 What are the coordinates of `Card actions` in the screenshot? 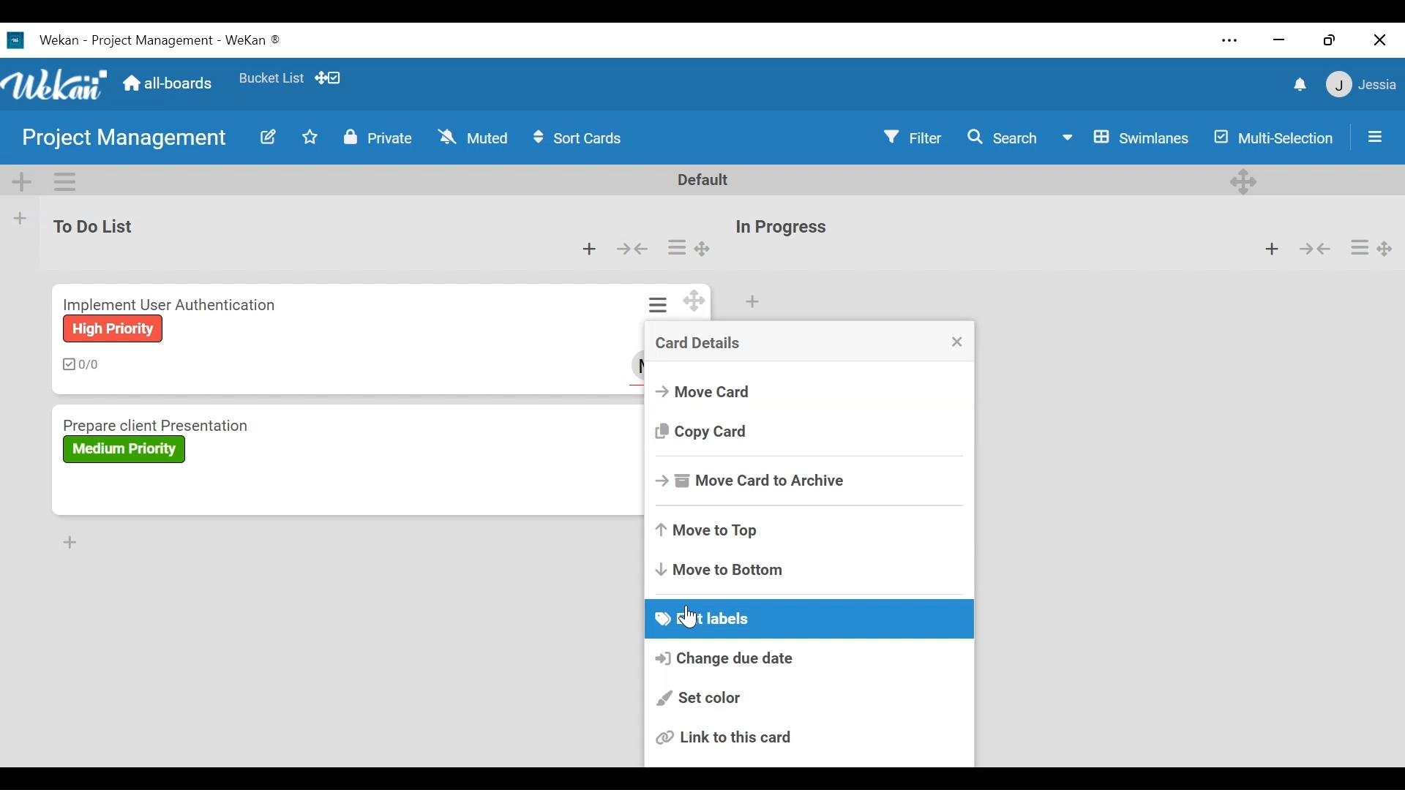 It's located at (660, 304).